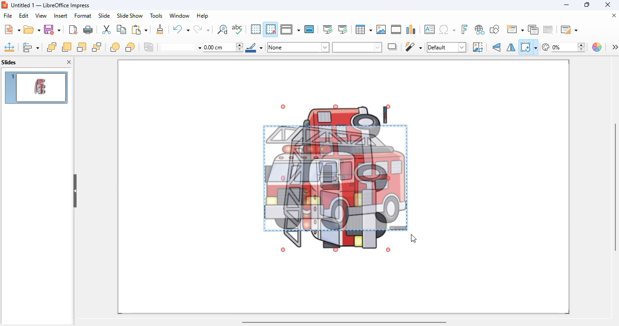  Describe the element at coordinates (130, 15) in the screenshot. I see `slide show` at that location.